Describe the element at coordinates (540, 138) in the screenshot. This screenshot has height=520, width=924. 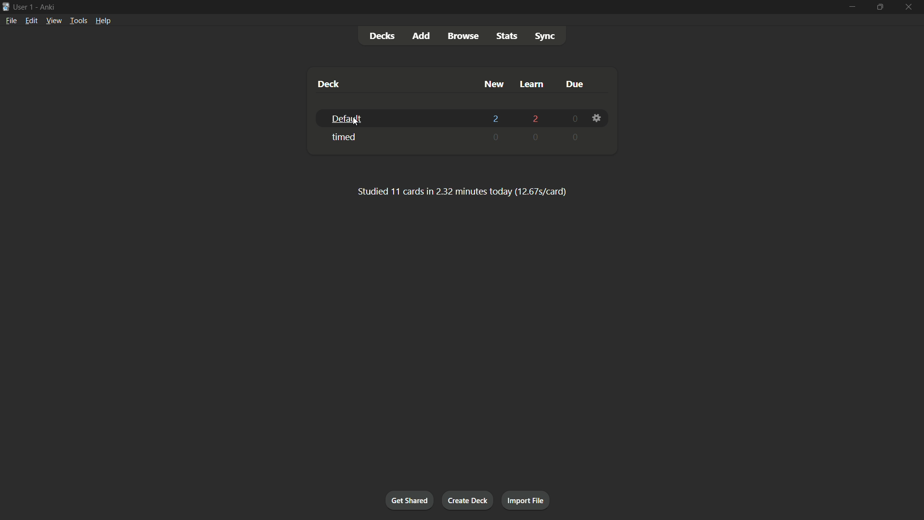
I see `0` at that location.